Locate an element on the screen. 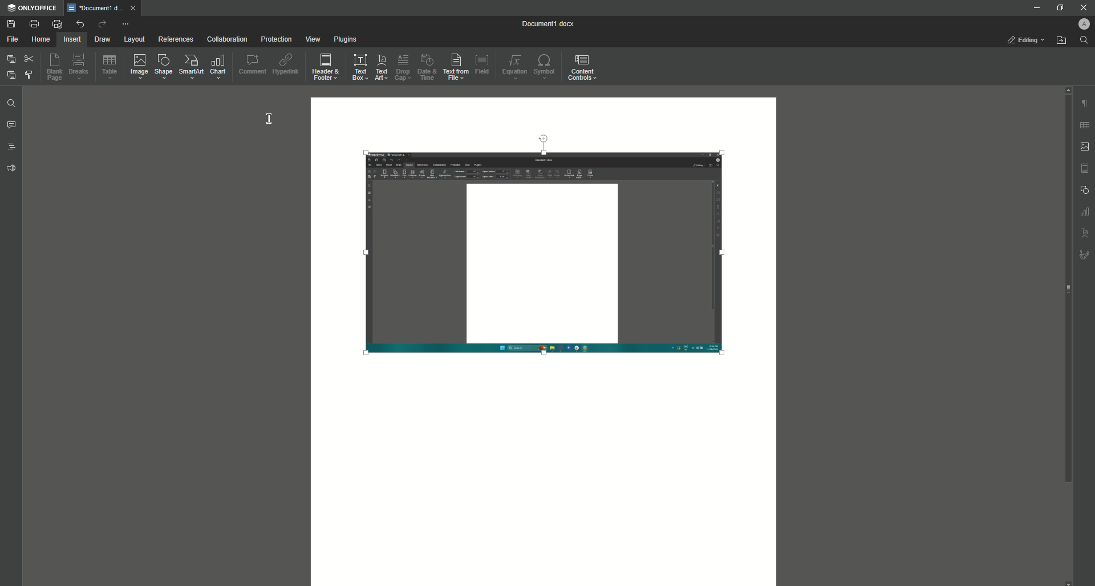 Image resolution: width=1095 pixels, height=586 pixels. Redo is located at coordinates (102, 23).